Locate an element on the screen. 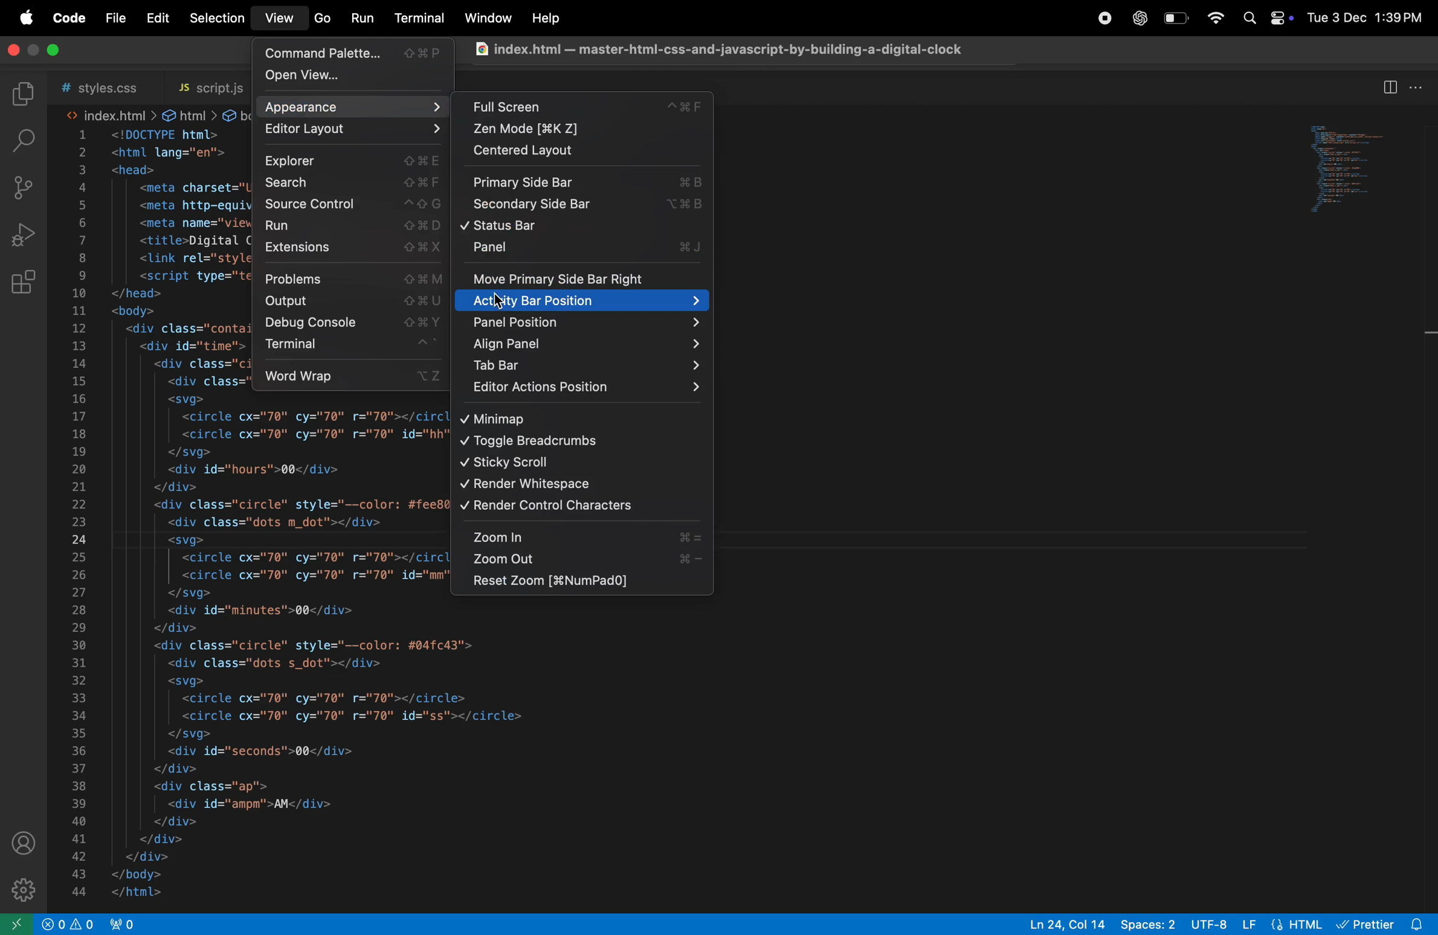 The height and width of the screenshot is (935, 1438). panel position is located at coordinates (582, 323).